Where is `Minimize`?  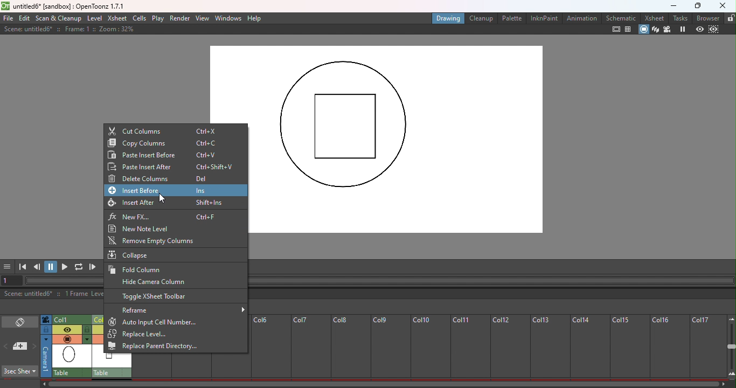 Minimize is located at coordinates (671, 6).